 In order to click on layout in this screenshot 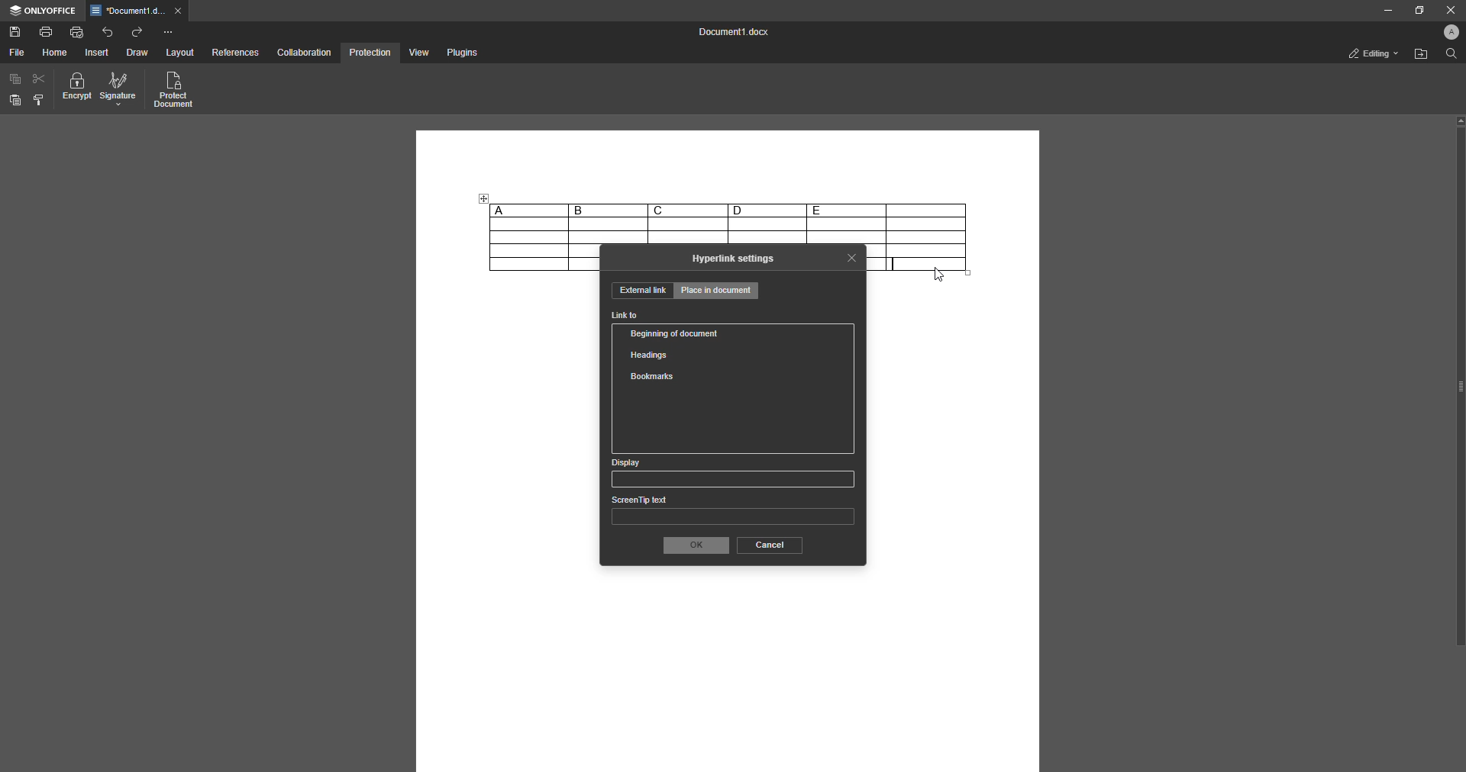, I will do `click(182, 53)`.